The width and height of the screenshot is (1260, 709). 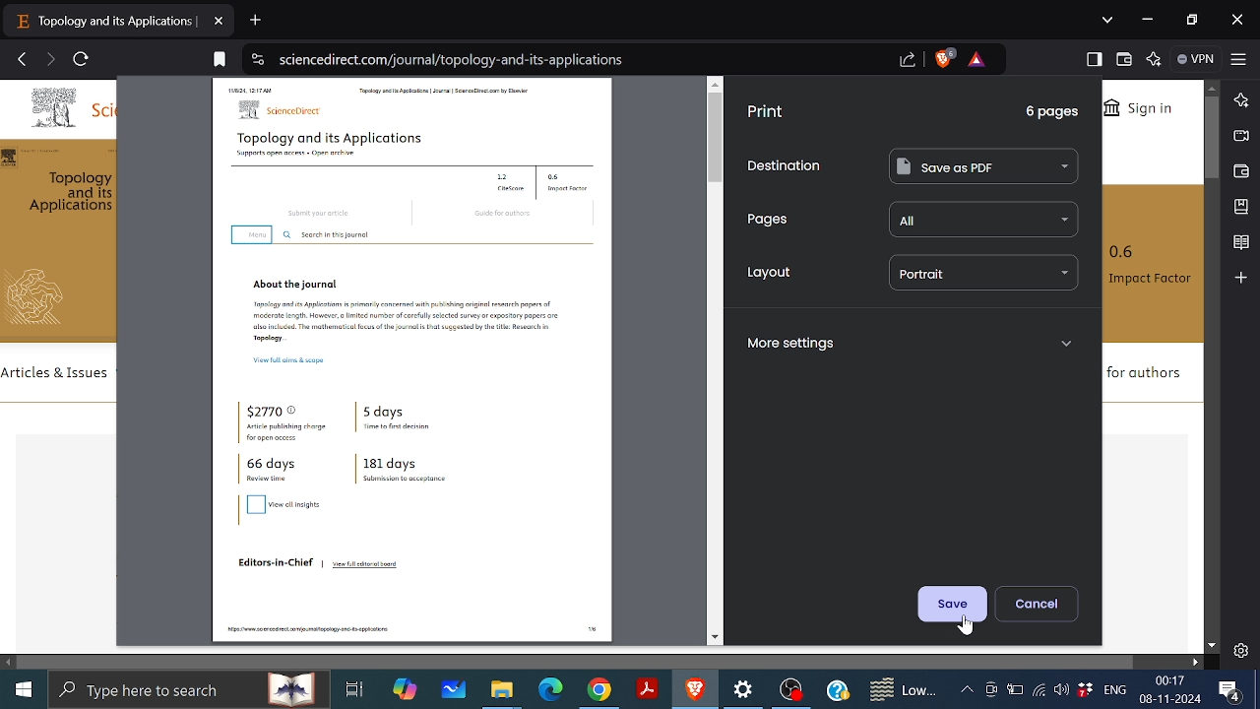 I want to click on move down, so click(x=715, y=637).